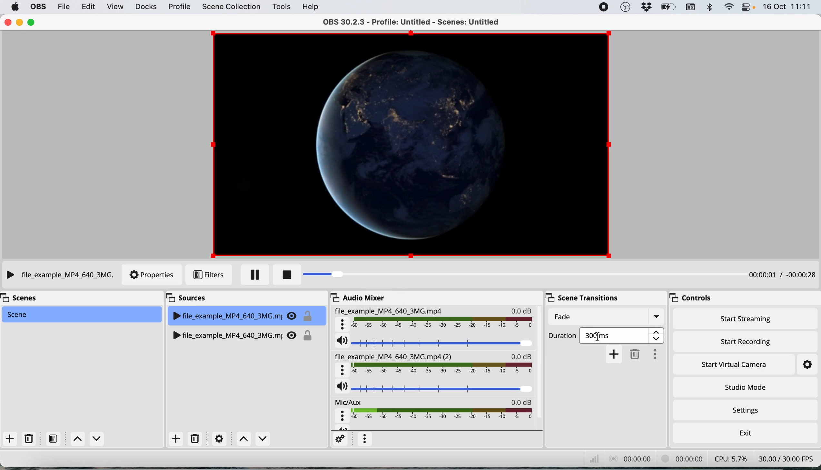  Describe the element at coordinates (788, 7) in the screenshot. I see `date and time` at that location.